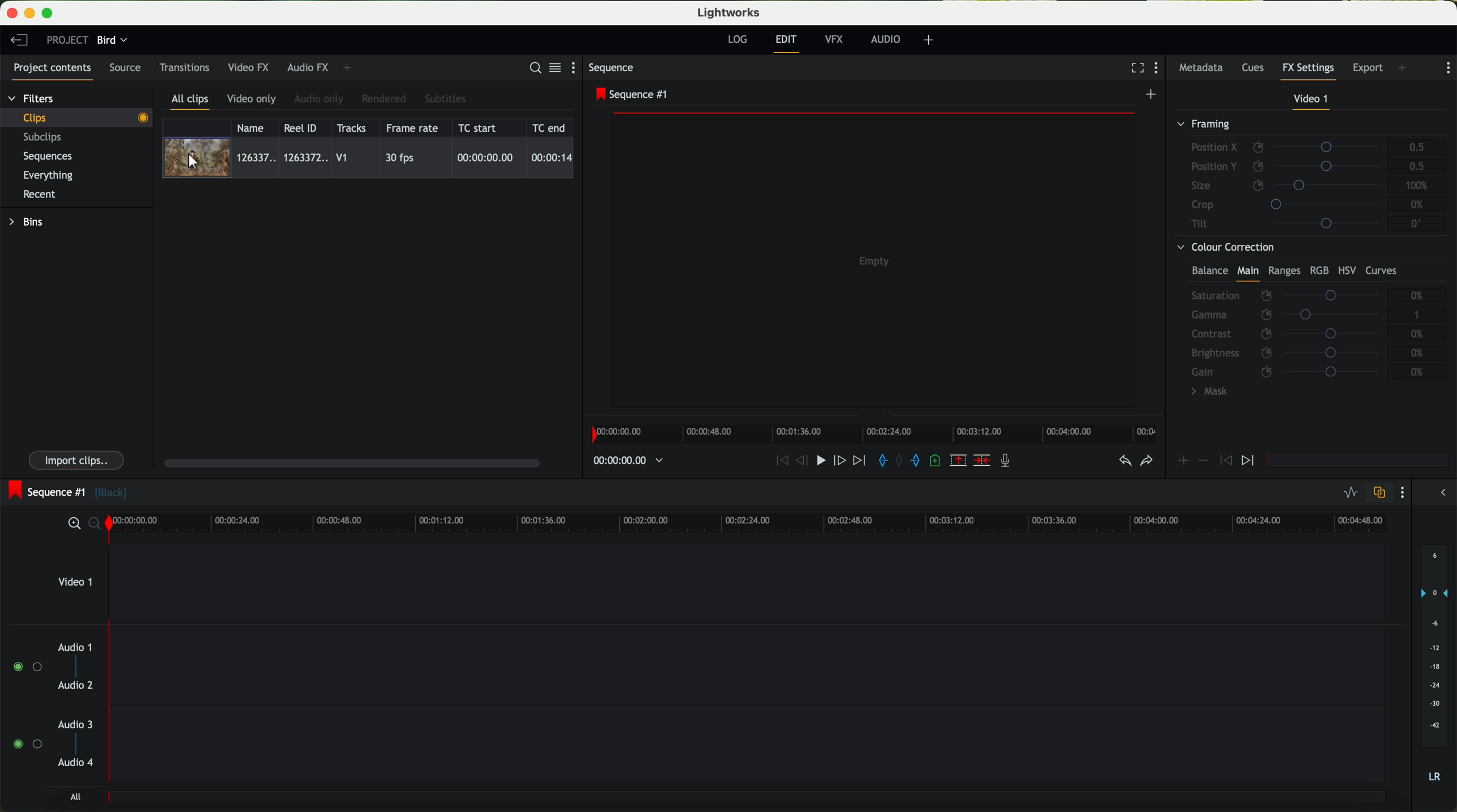  Describe the element at coordinates (930, 40) in the screenshot. I see `add, remove and create layouts` at that location.